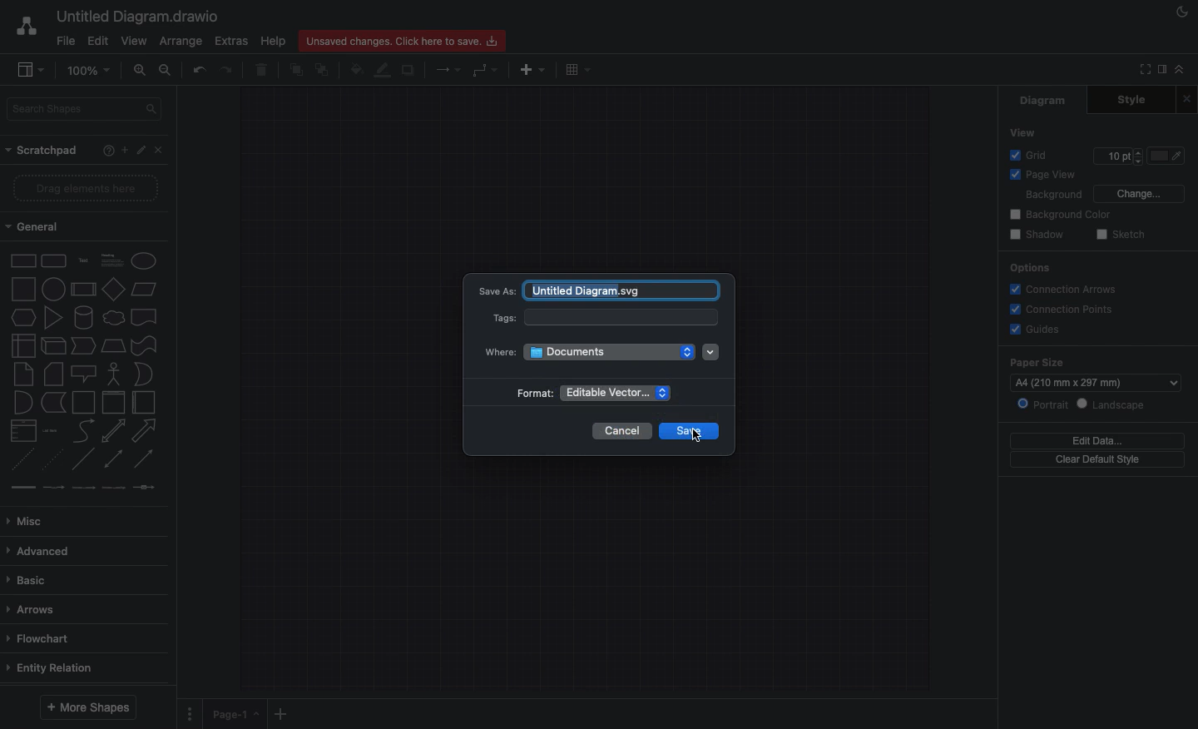 The image size is (1198, 729). I want to click on Where, so click(588, 352).